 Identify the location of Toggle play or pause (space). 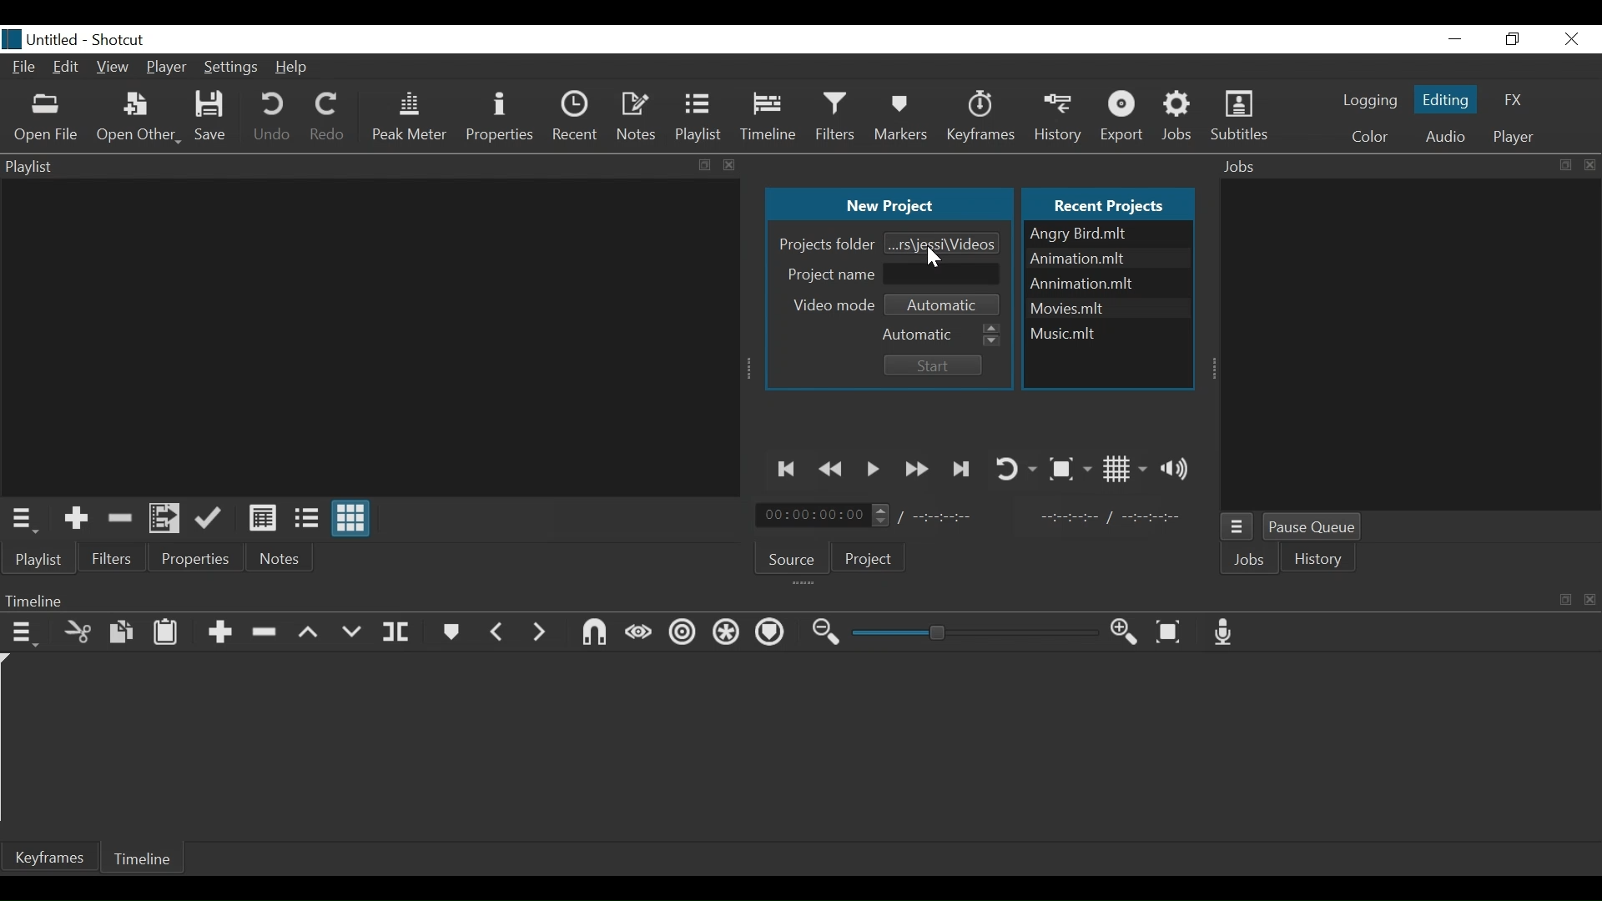
(874, 470).